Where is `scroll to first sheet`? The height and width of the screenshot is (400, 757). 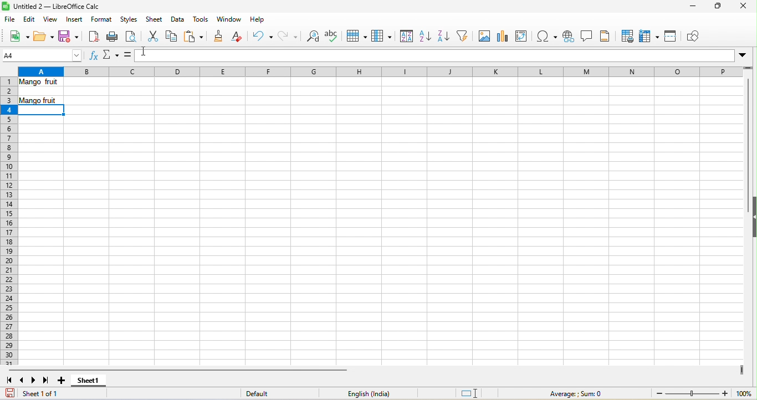 scroll to first sheet is located at coordinates (10, 381).